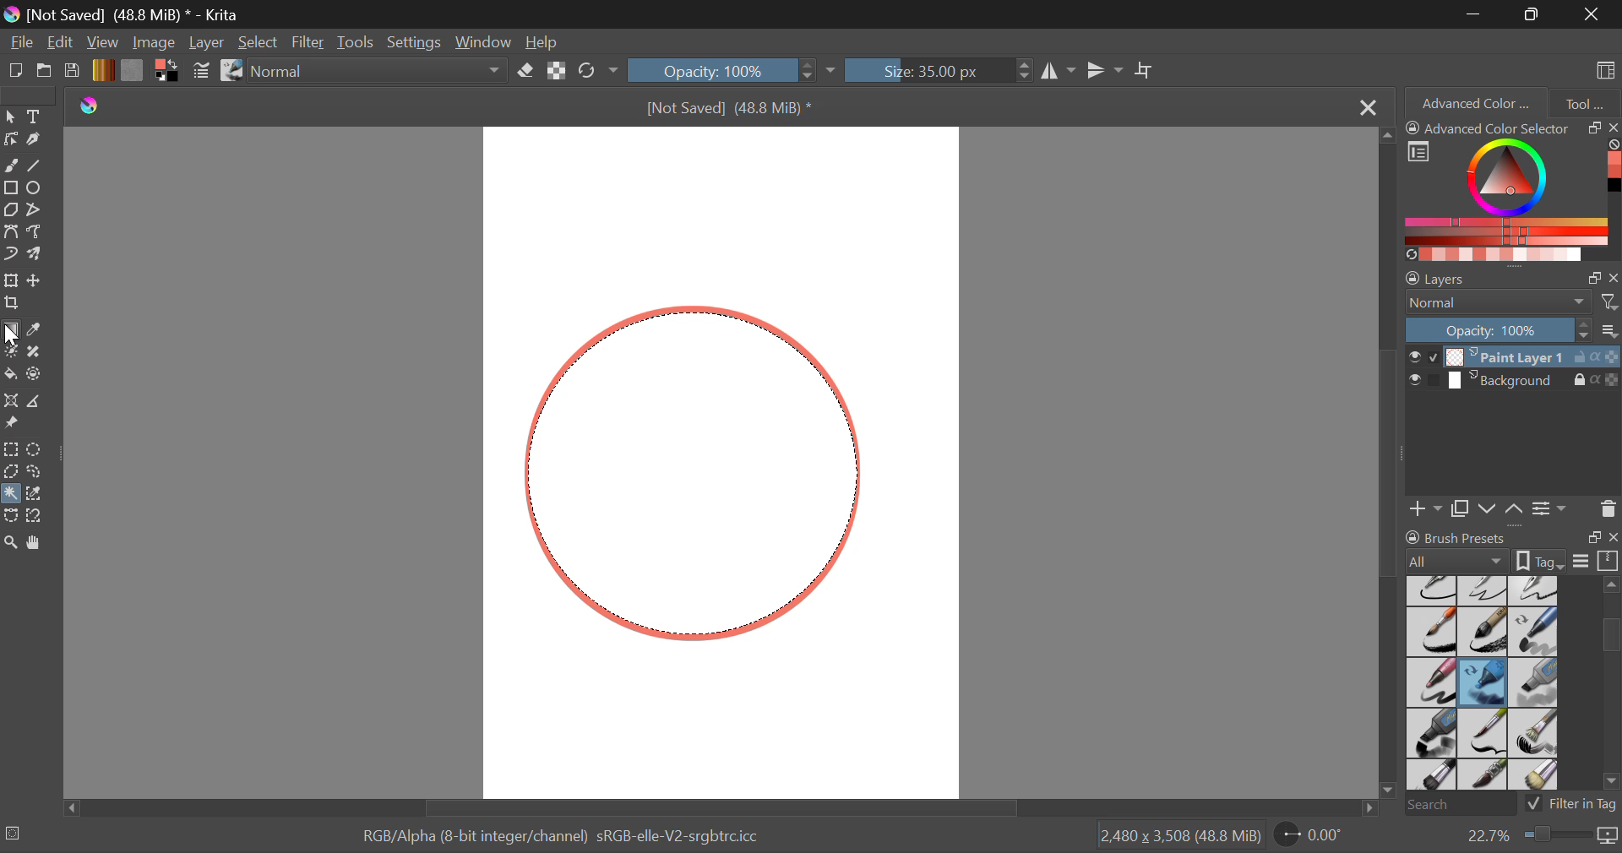  What do you see at coordinates (16, 73) in the screenshot?
I see `New` at bounding box center [16, 73].